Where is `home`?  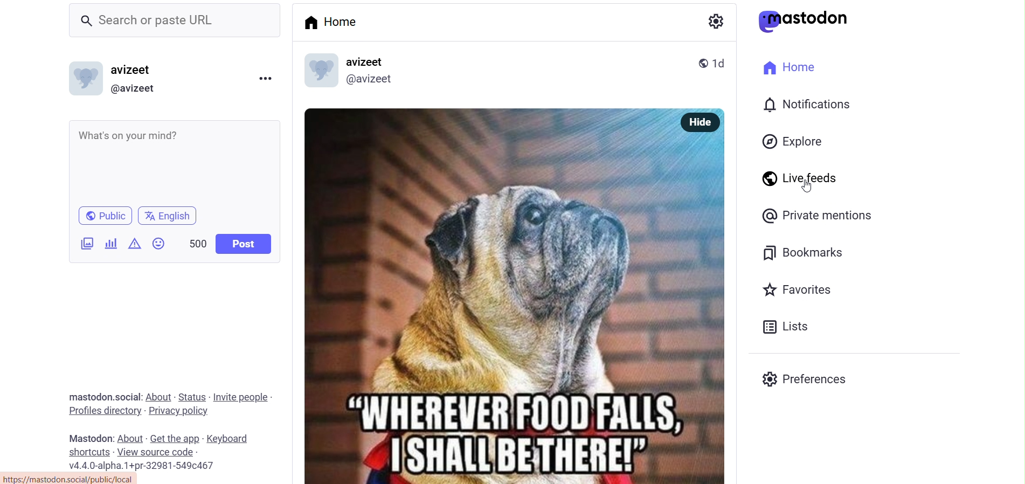
home is located at coordinates (793, 67).